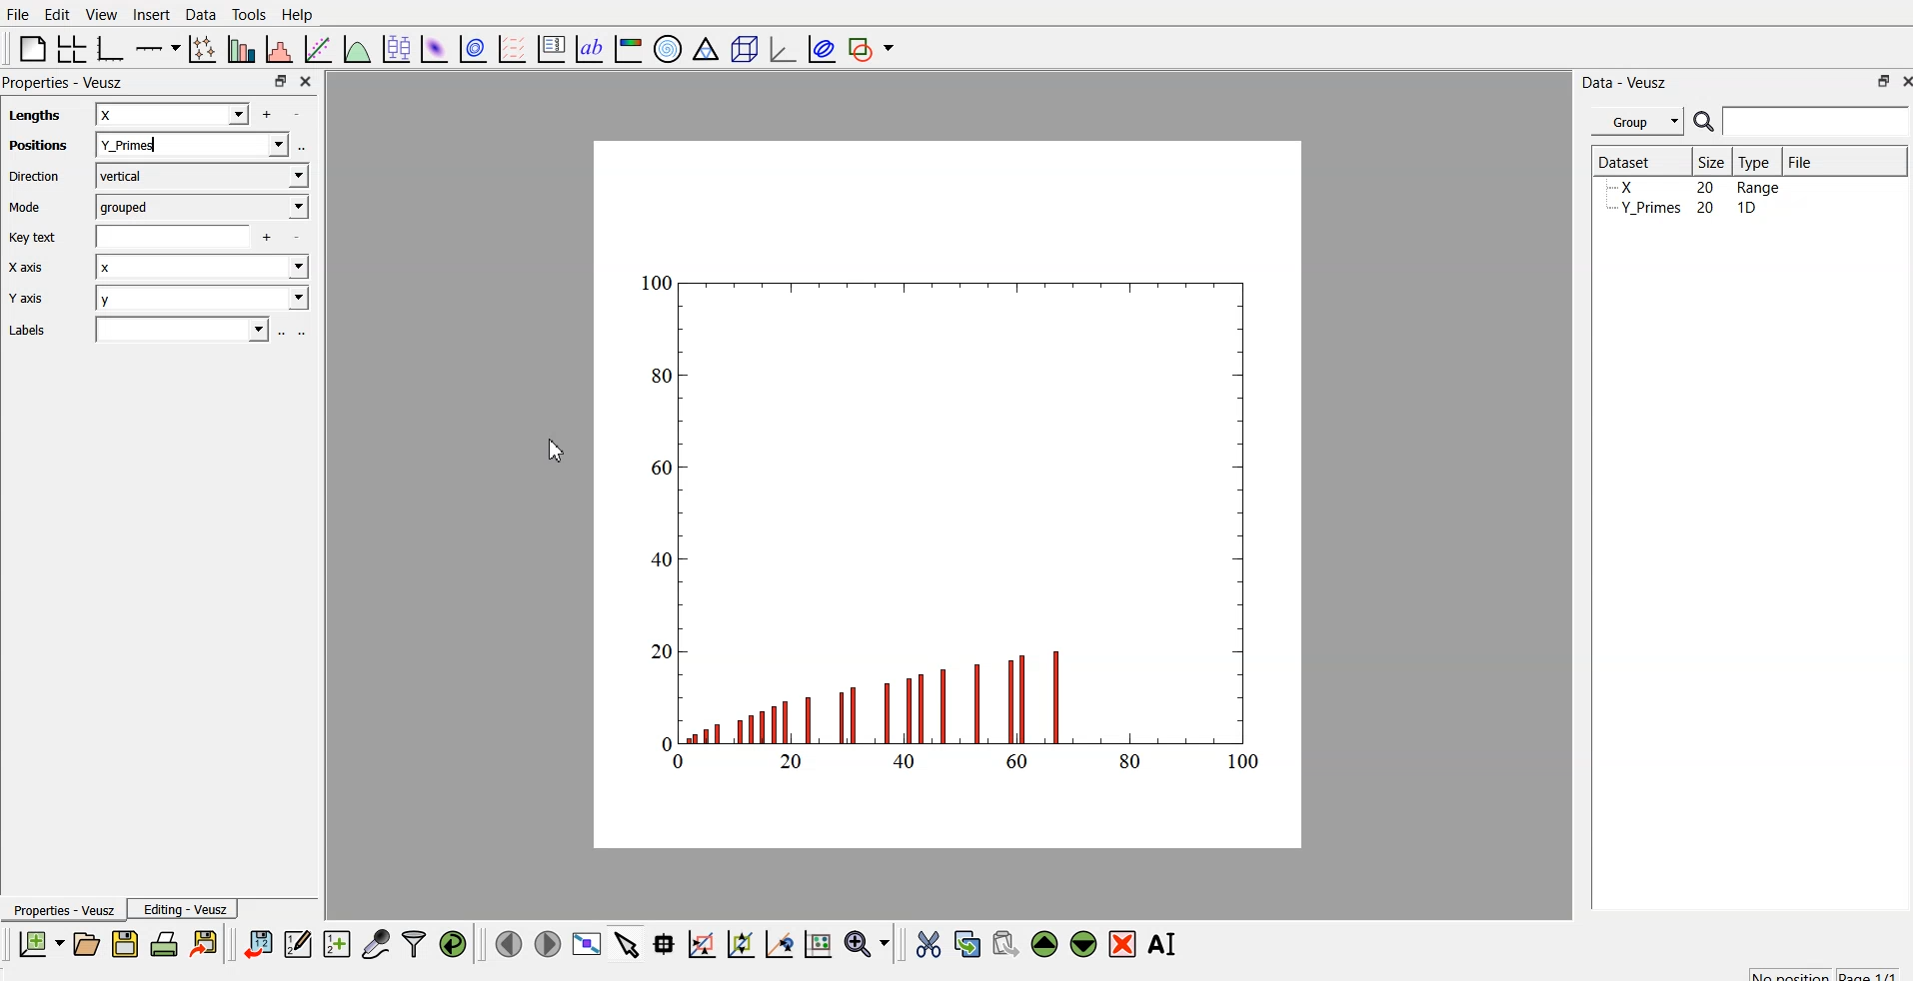  What do you see at coordinates (817, 941) in the screenshot?
I see `reset graph axes` at bounding box center [817, 941].